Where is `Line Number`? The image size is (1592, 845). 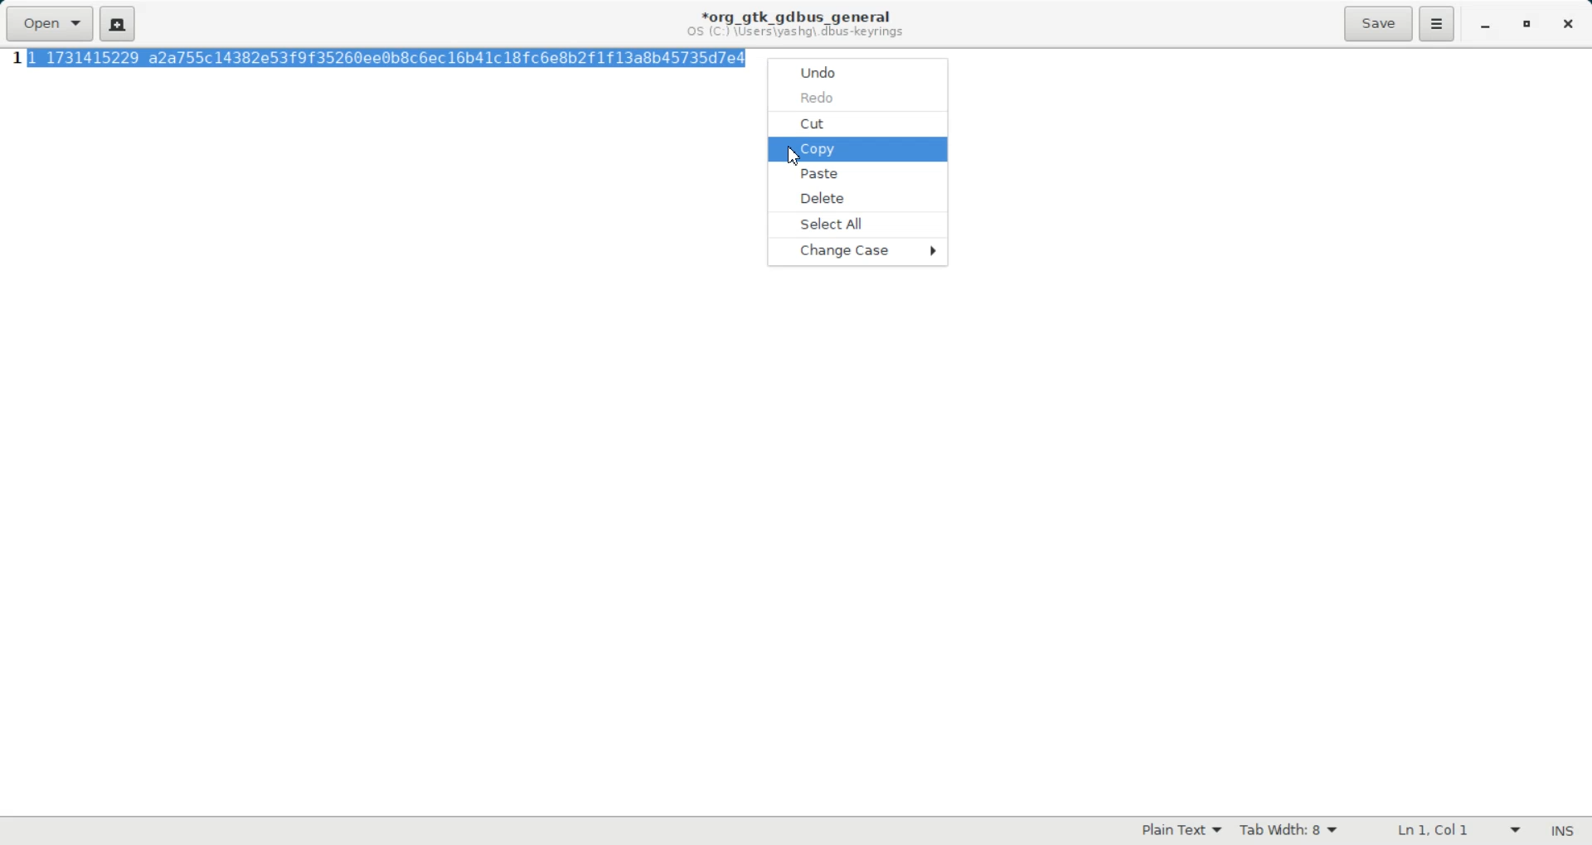 Line Number is located at coordinates (15, 59).